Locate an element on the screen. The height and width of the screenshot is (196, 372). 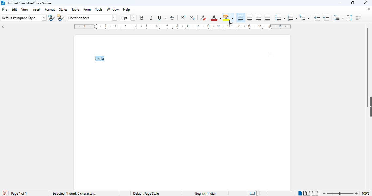
zoom factor is located at coordinates (366, 193).